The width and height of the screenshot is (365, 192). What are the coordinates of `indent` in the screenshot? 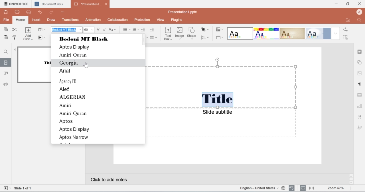 It's located at (144, 30).